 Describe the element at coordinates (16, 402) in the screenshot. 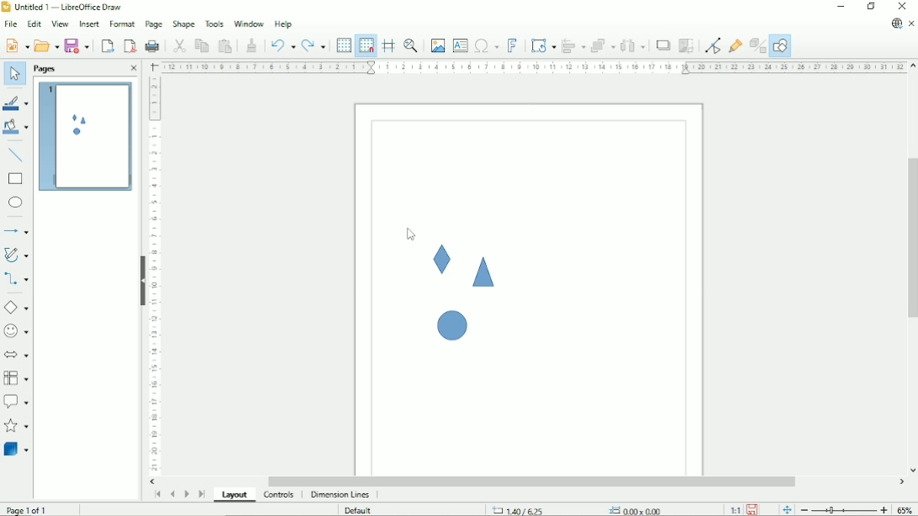

I see `Callout` at that location.